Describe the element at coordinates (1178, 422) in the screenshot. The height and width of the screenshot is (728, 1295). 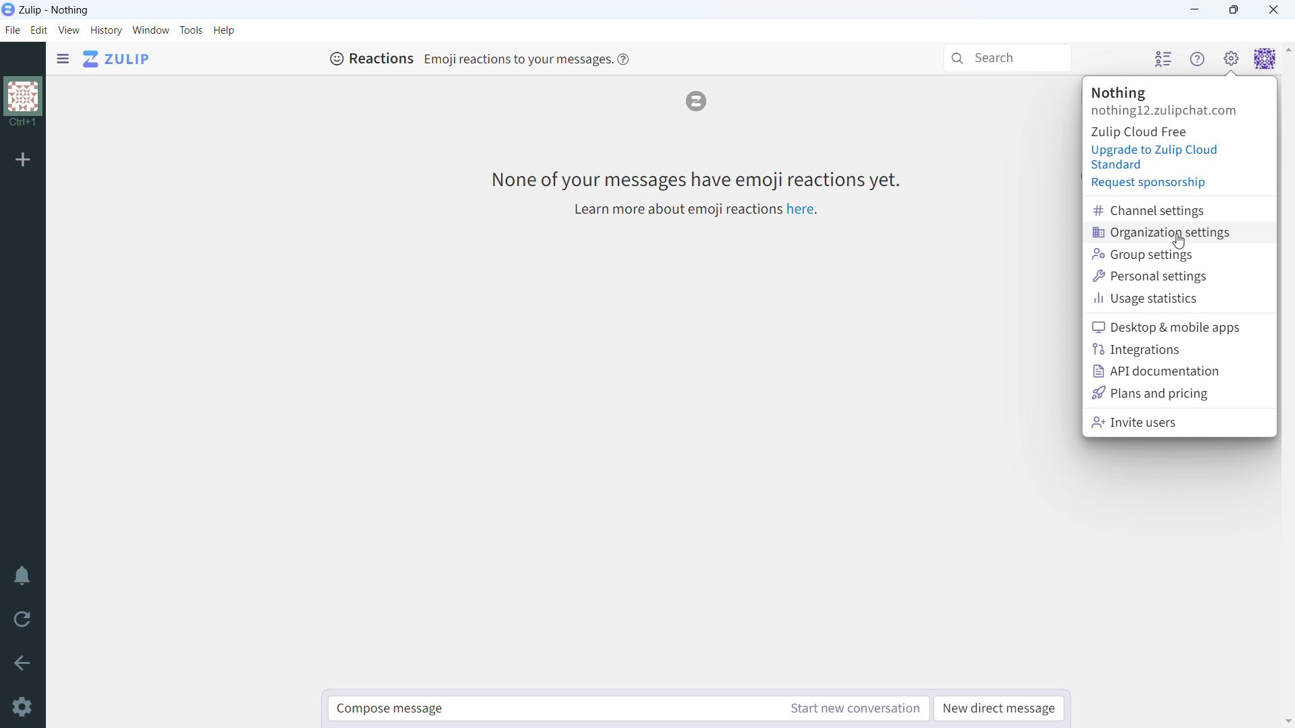
I see `invite users` at that location.